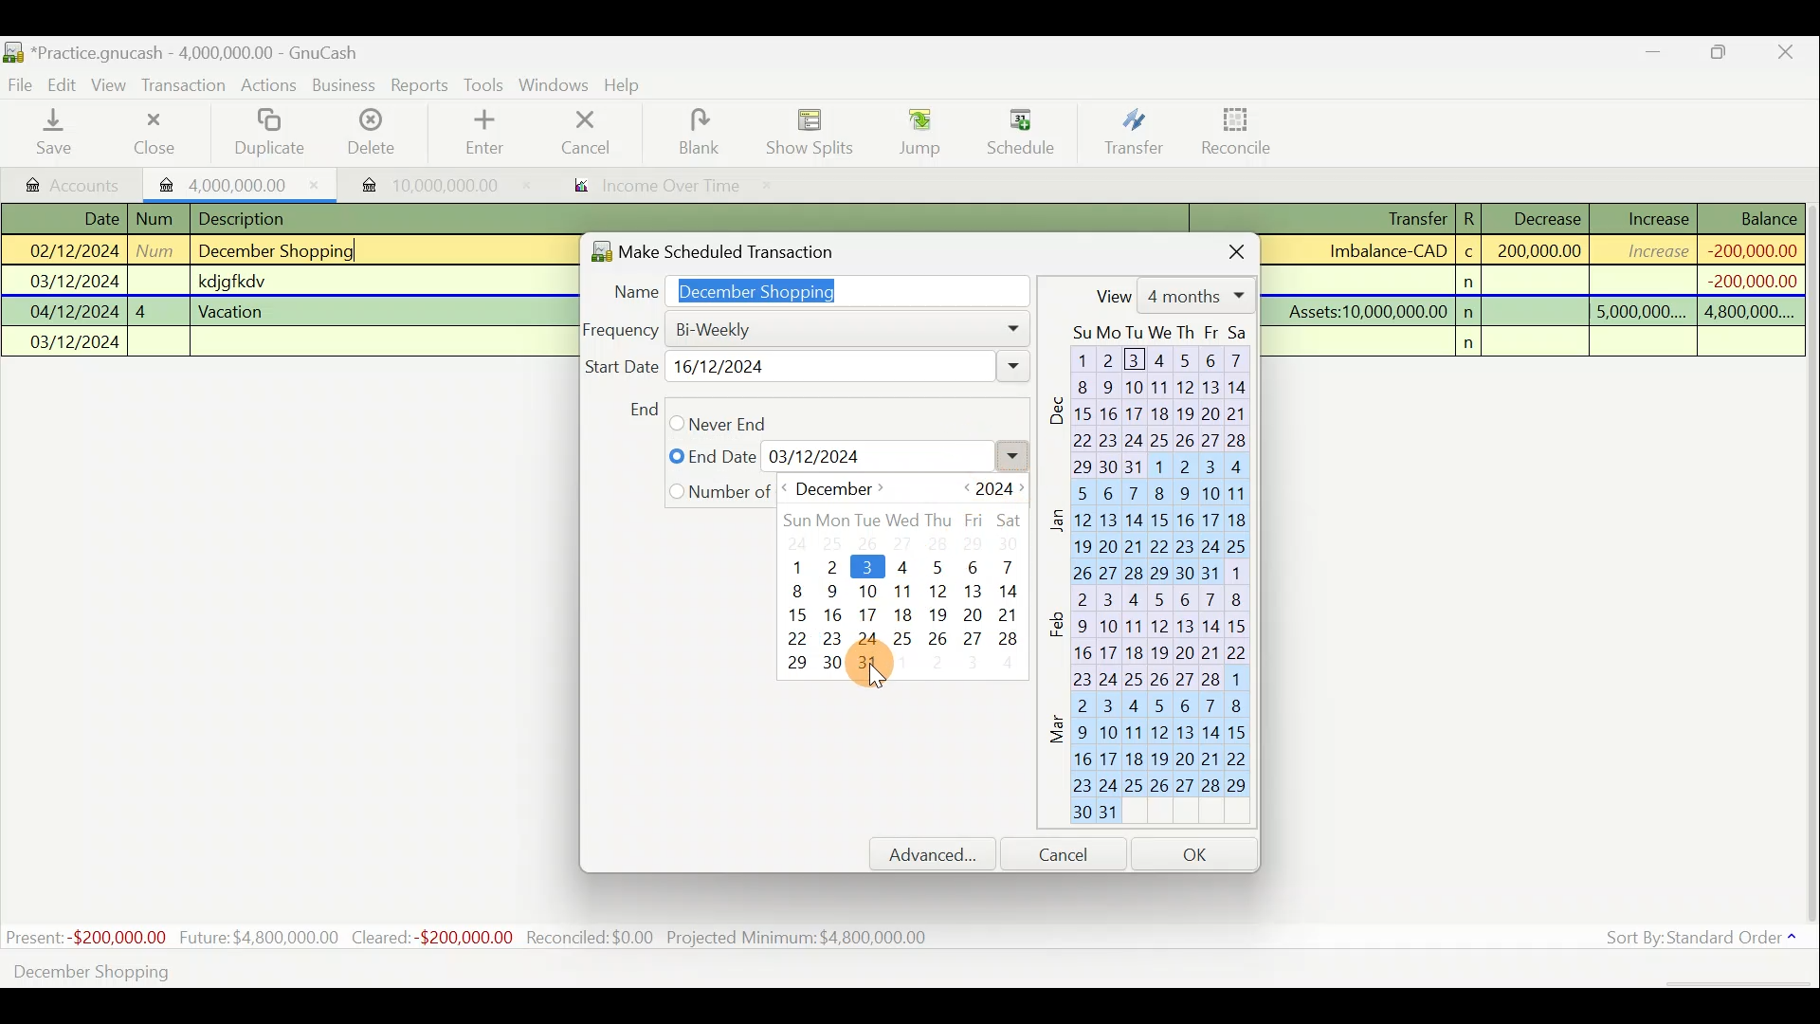  Describe the element at coordinates (470, 938) in the screenshot. I see `Statistics` at that location.